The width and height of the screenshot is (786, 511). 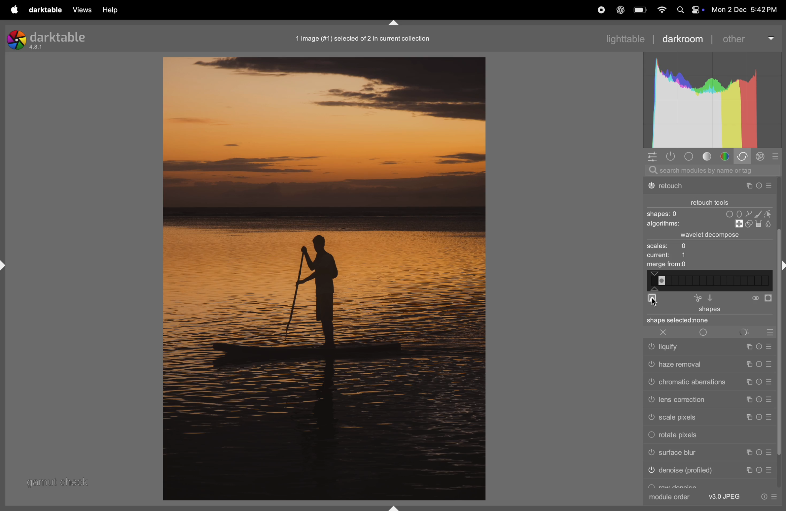 What do you see at coordinates (762, 299) in the screenshot?
I see `displaymask` at bounding box center [762, 299].